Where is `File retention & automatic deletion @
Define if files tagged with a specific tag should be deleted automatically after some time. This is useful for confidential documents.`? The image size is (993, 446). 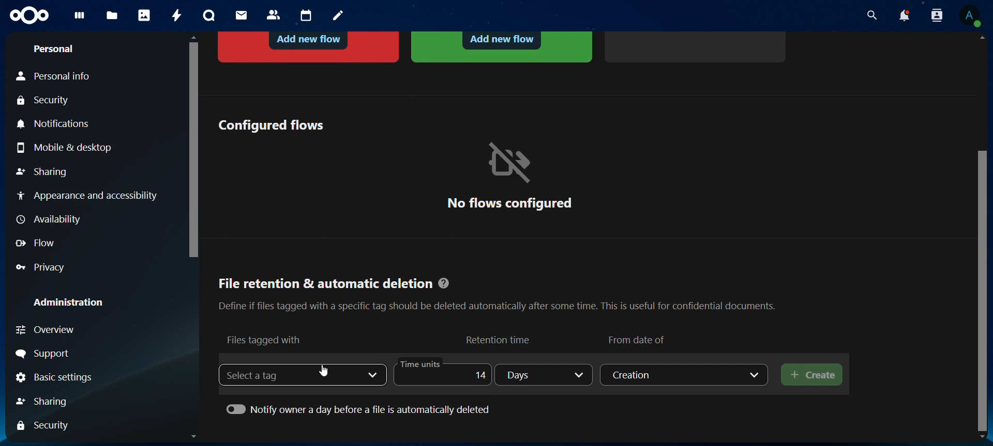
File retention & automatic deletion @
Define if files tagged with a specific tag should be deleted automatically after some time. This is useful for confidential documents. is located at coordinates (496, 291).